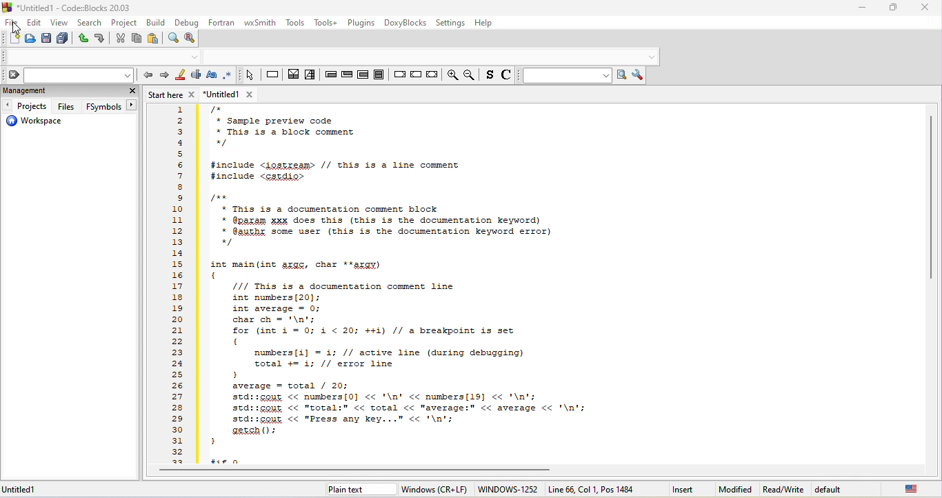  What do you see at coordinates (81, 39) in the screenshot?
I see `undo` at bounding box center [81, 39].